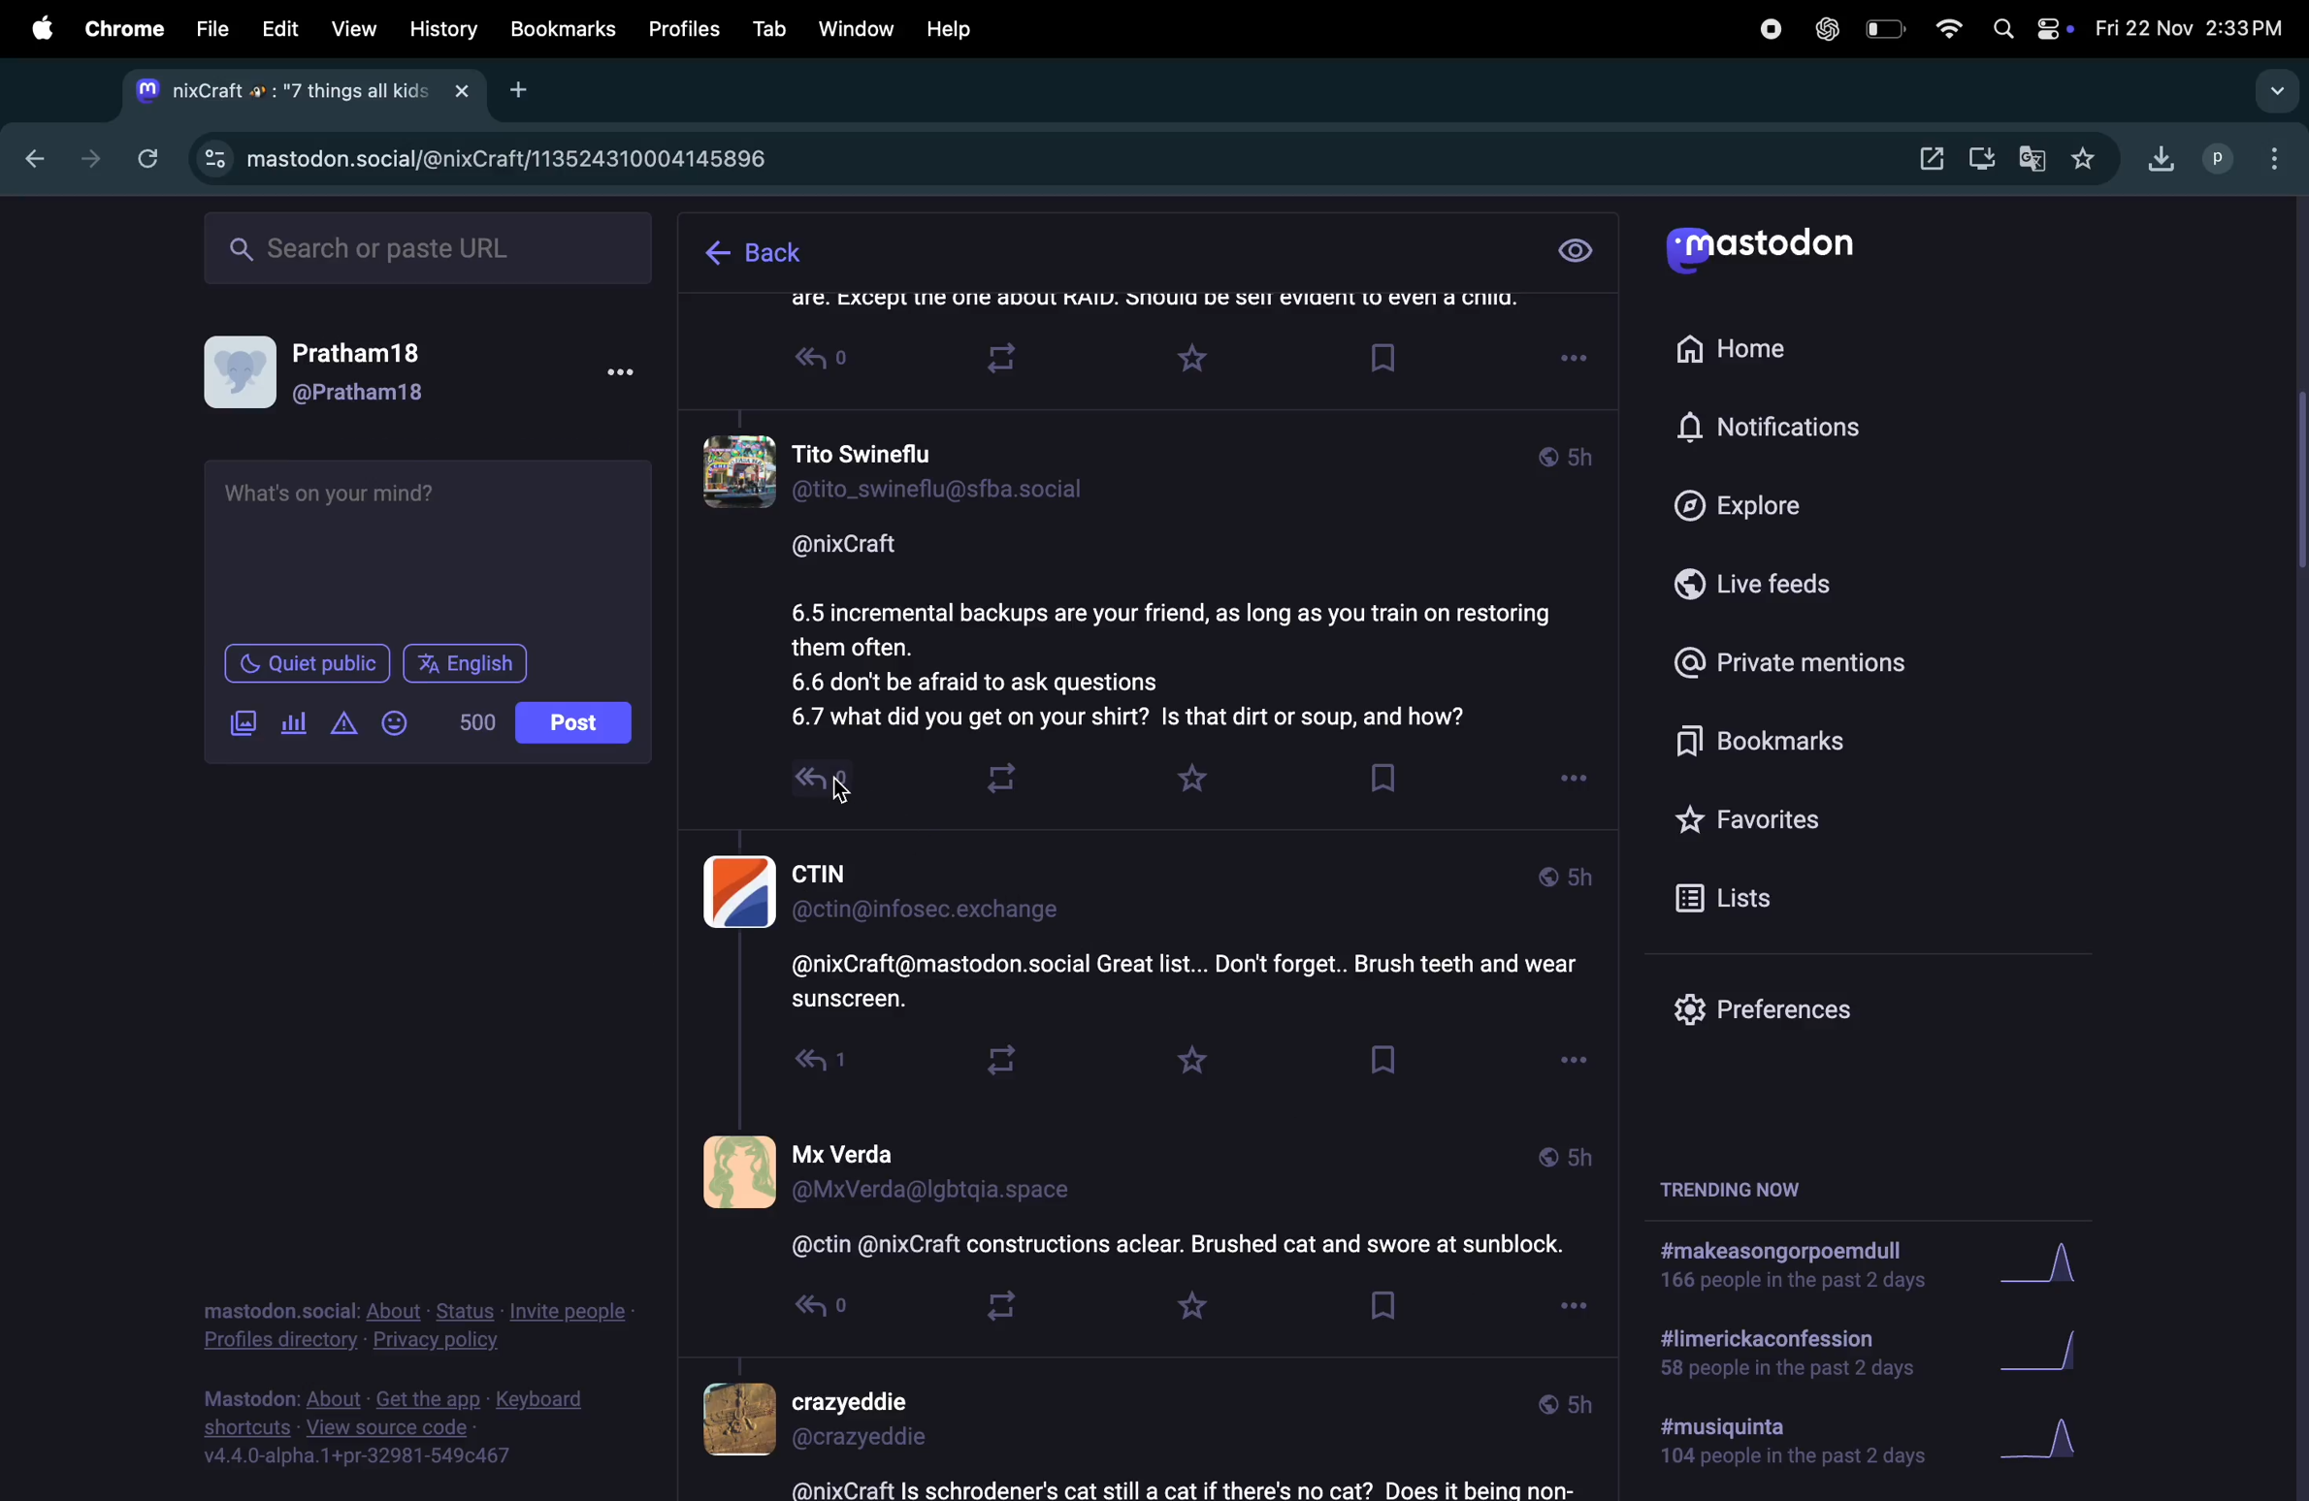  I want to click on history, so click(445, 28).